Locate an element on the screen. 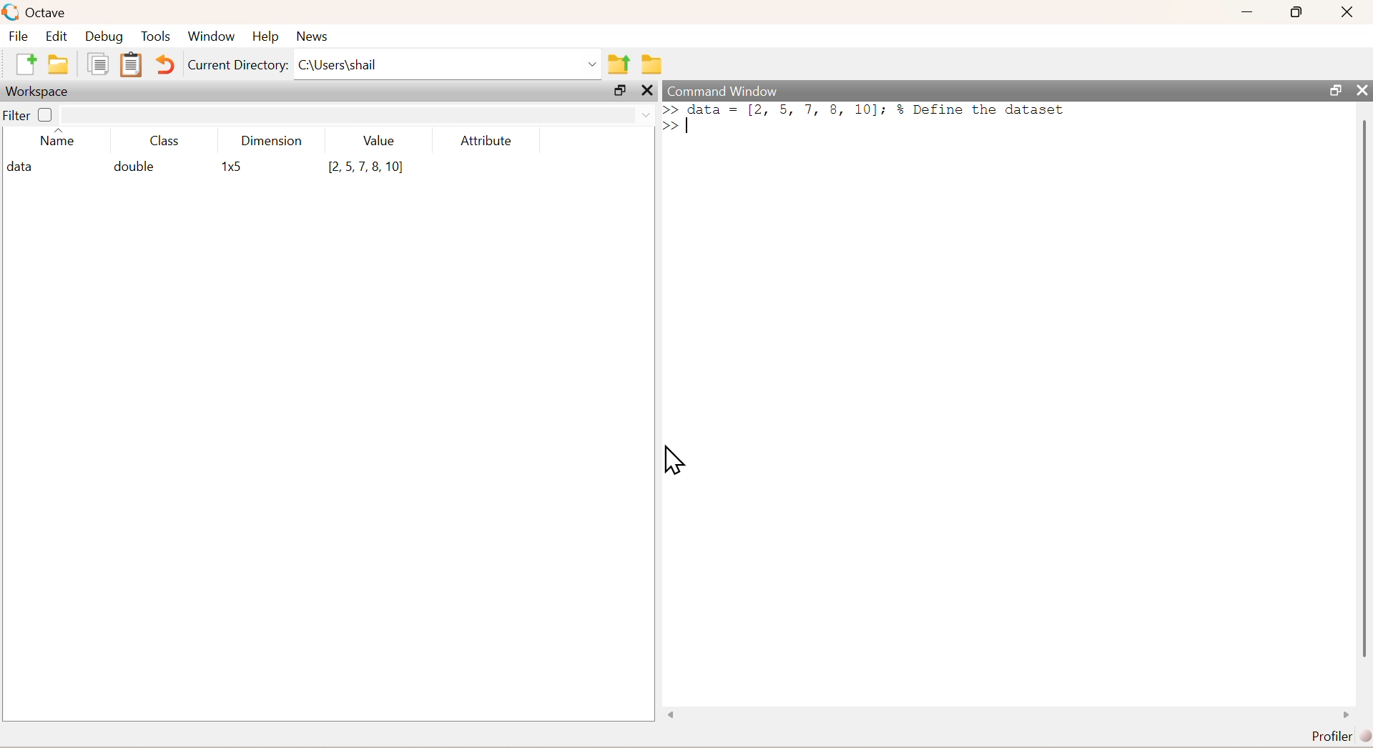 The width and height of the screenshot is (1373, 748). C\Users\shail is located at coordinates (338, 64).